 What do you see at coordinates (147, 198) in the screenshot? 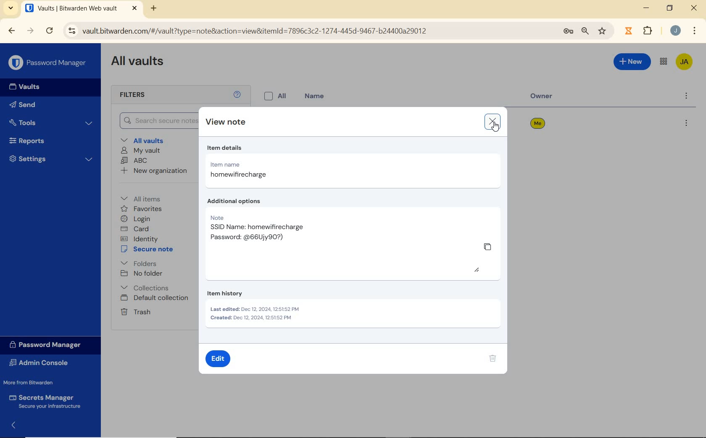
I see `All items` at bounding box center [147, 198].